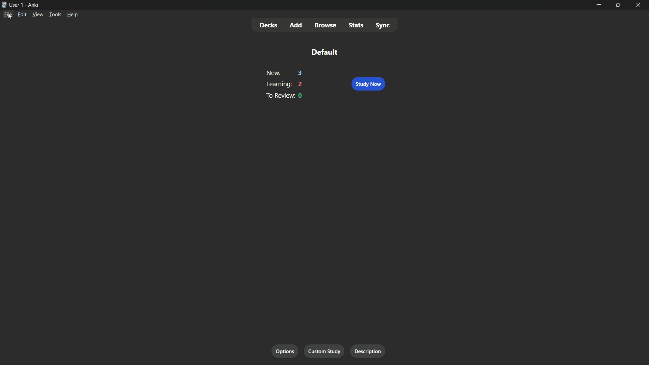 This screenshot has height=365, width=649. What do you see at coordinates (273, 73) in the screenshot?
I see `new` at bounding box center [273, 73].